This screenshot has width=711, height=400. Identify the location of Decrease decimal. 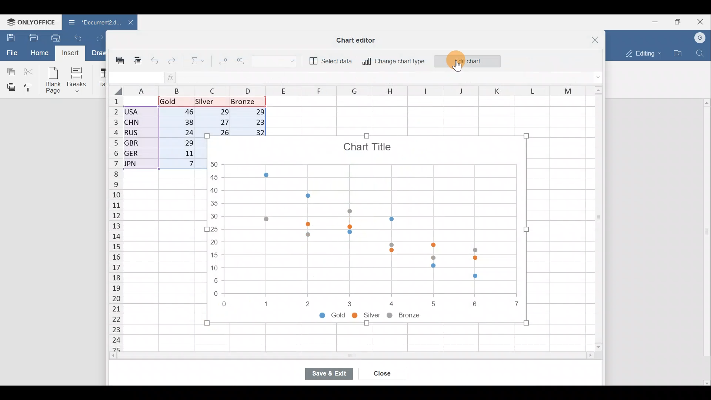
(221, 63).